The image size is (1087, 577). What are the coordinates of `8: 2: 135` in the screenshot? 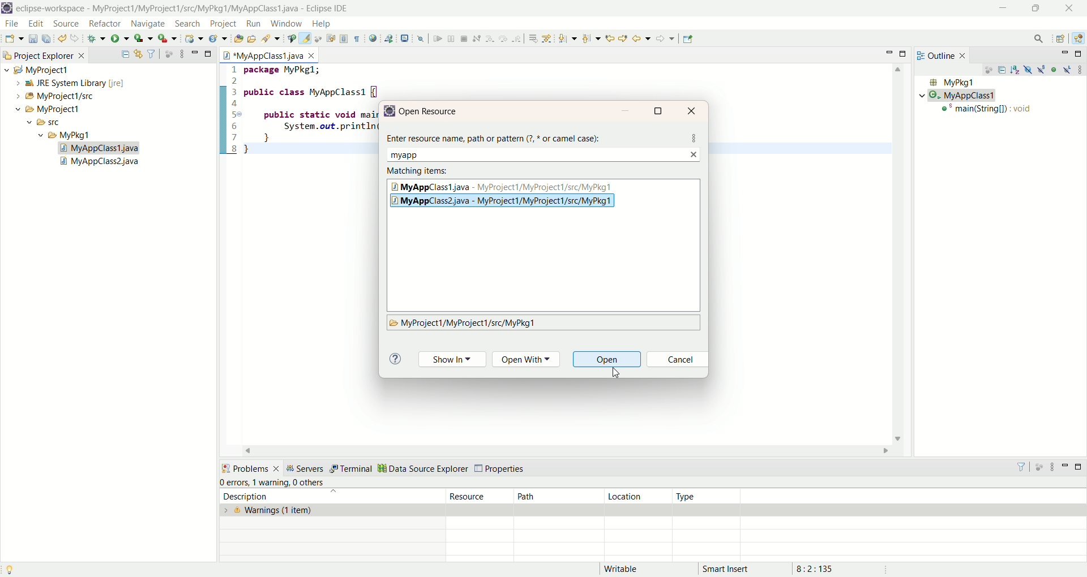 It's located at (828, 568).